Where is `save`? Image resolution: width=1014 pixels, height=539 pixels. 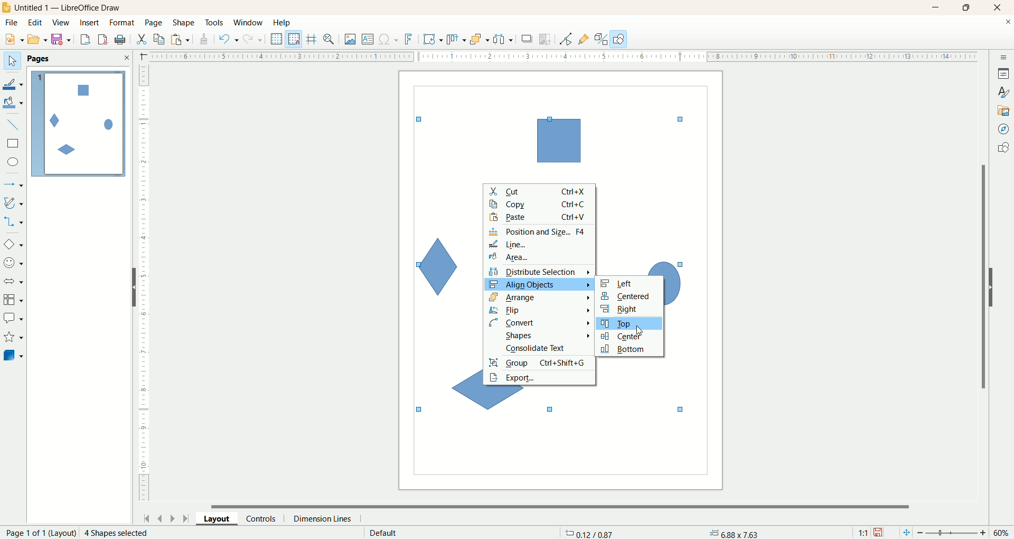
save is located at coordinates (63, 40).